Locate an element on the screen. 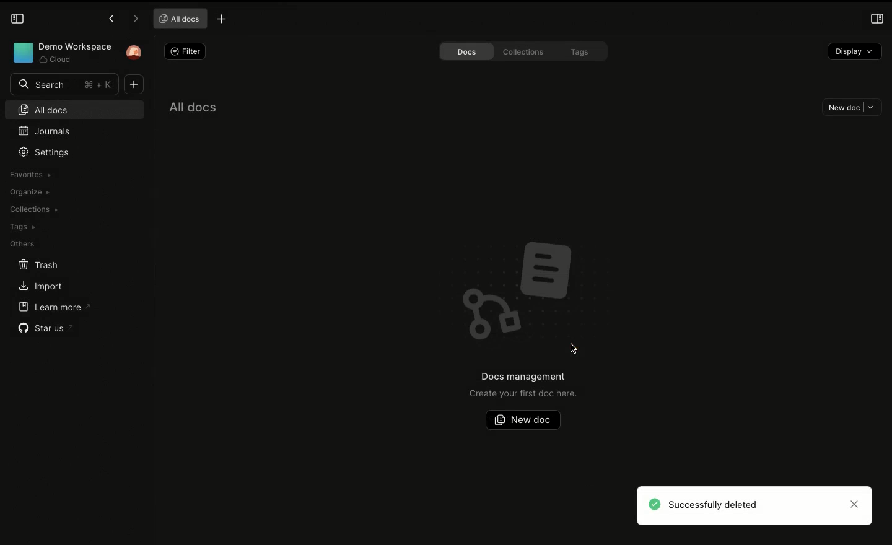  Collections is located at coordinates (33, 209).